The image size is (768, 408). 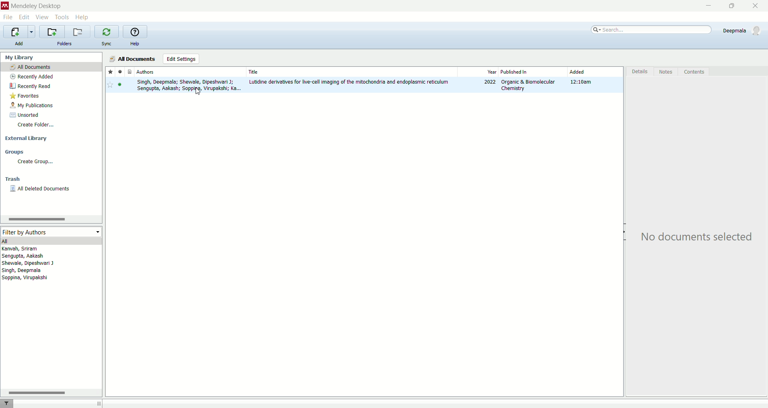 What do you see at coordinates (110, 85) in the screenshot?
I see `Bookmark` at bounding box center [110, 85].